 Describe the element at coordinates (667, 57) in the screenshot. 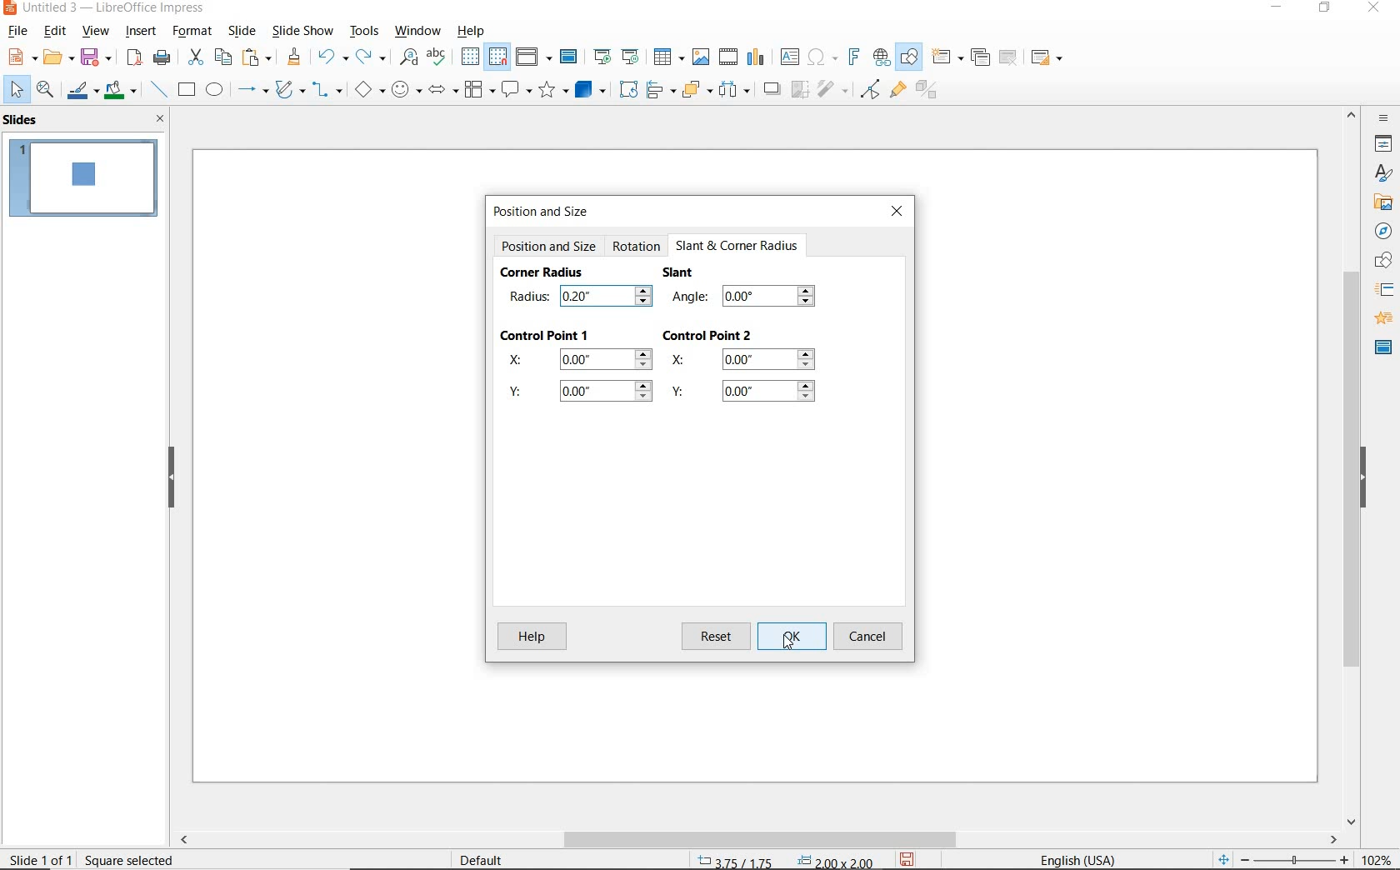

I see `table` at that location.